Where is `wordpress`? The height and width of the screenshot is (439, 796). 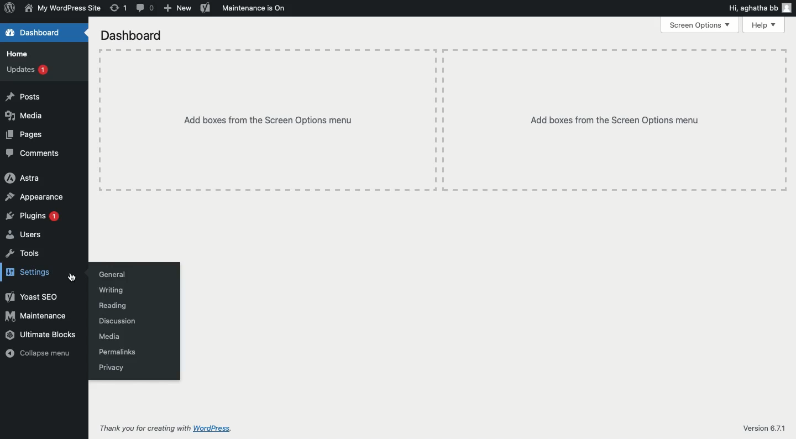 wordpress is located at coordinates (213, 429).